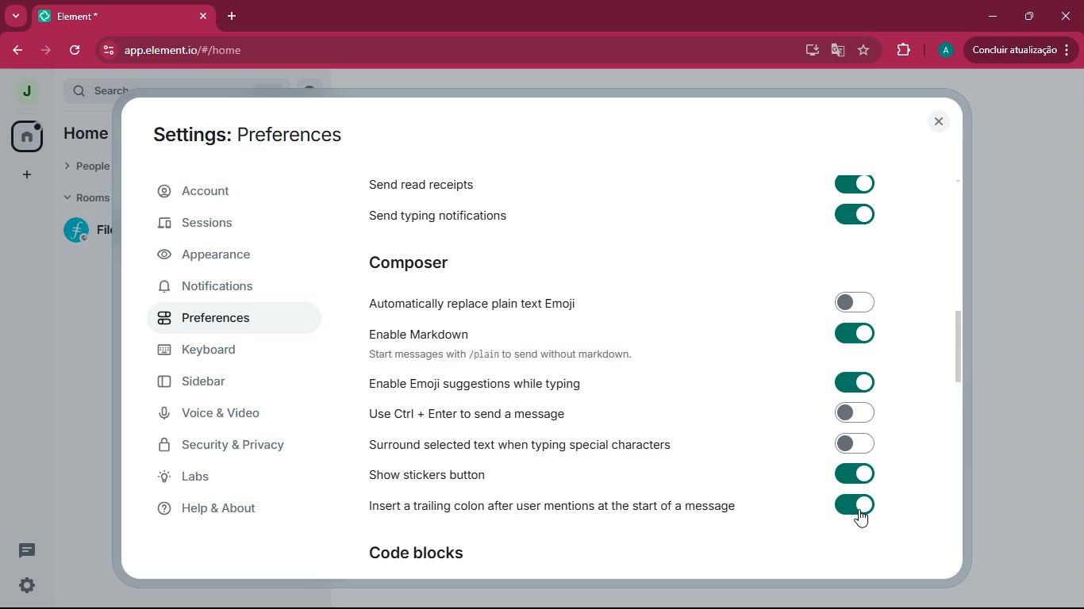 The width and height of the screenshot is (1084, 609). What do you see at coordinates (234, 510) in the screenshot?
I see `help` at bounding box center [234, 510].